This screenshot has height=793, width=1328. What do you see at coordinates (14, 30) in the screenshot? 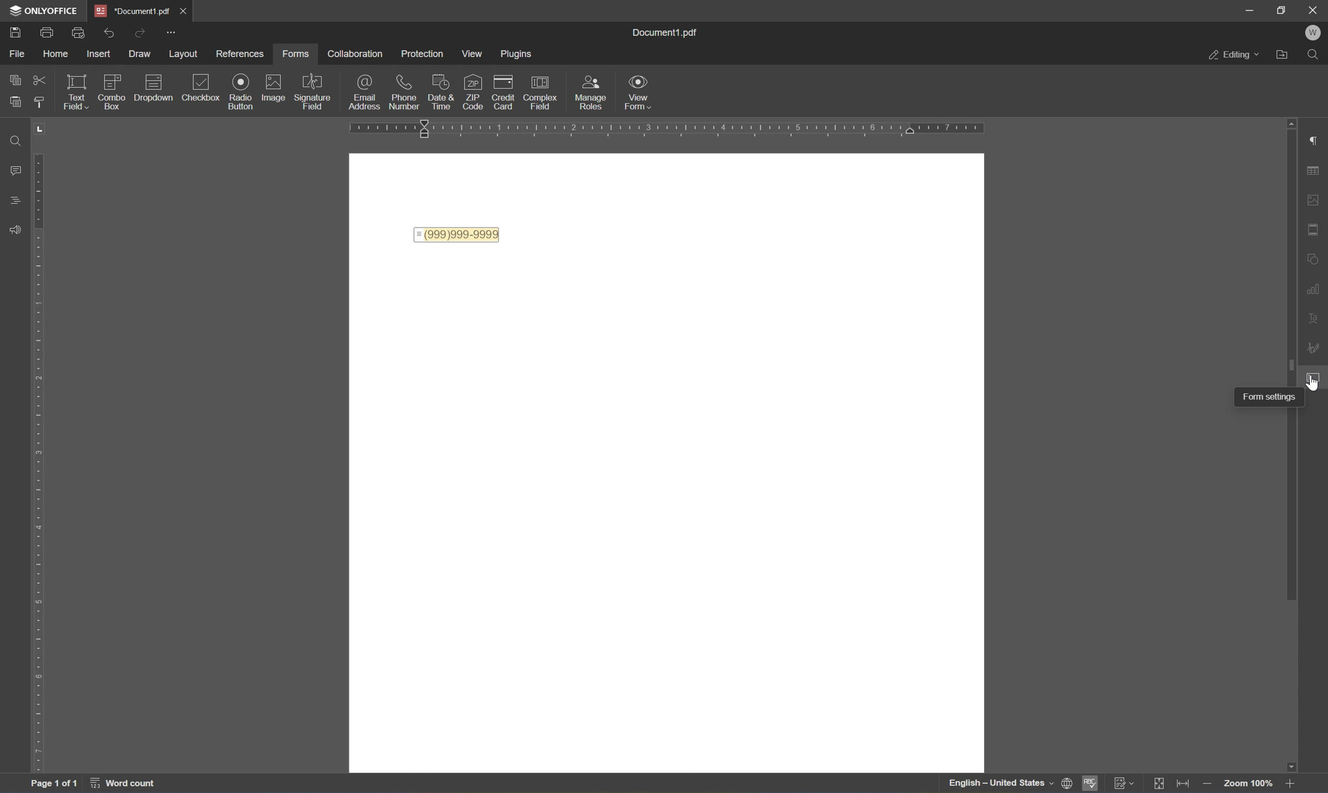
I see `print` at bounding box center [14, 30].